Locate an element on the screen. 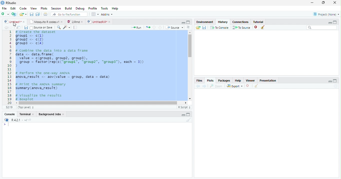  Clear objects from the workspace is located at coordinates (262, 26).